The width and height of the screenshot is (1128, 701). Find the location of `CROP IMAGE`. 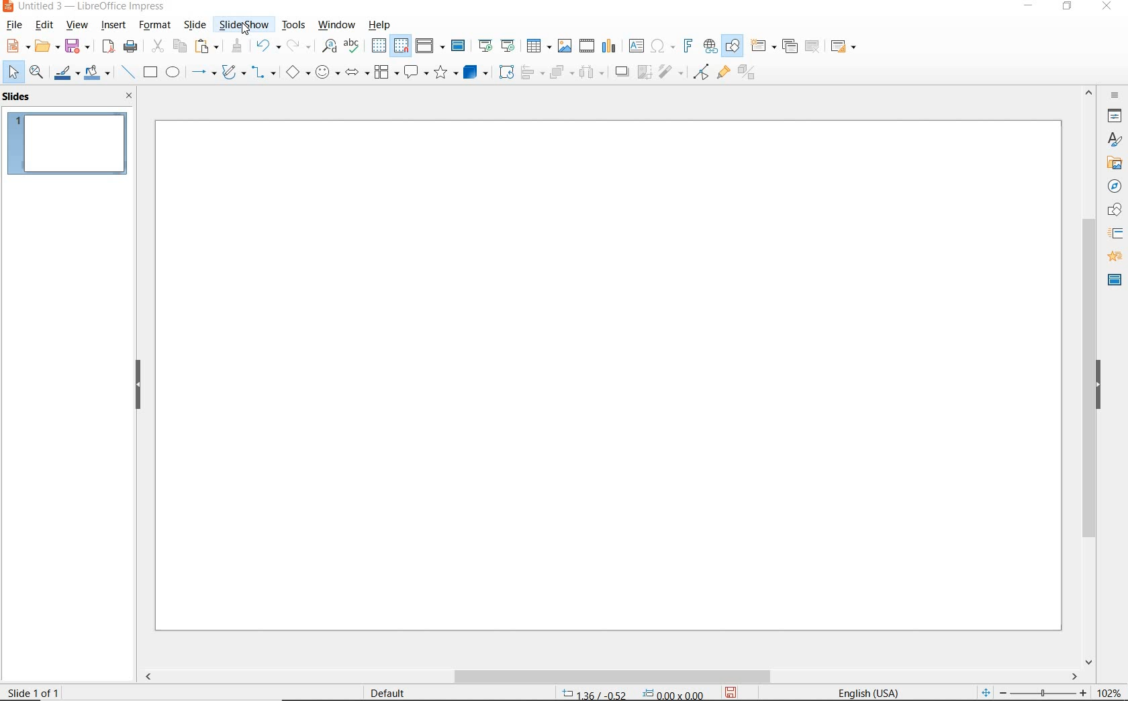

CROP IMAGE is located at coordinates (643, 73).